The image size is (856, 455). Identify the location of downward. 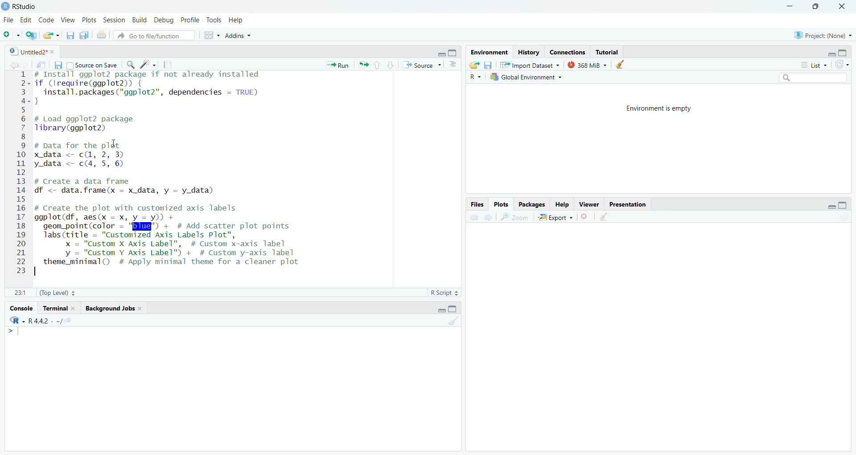
(391, 66).